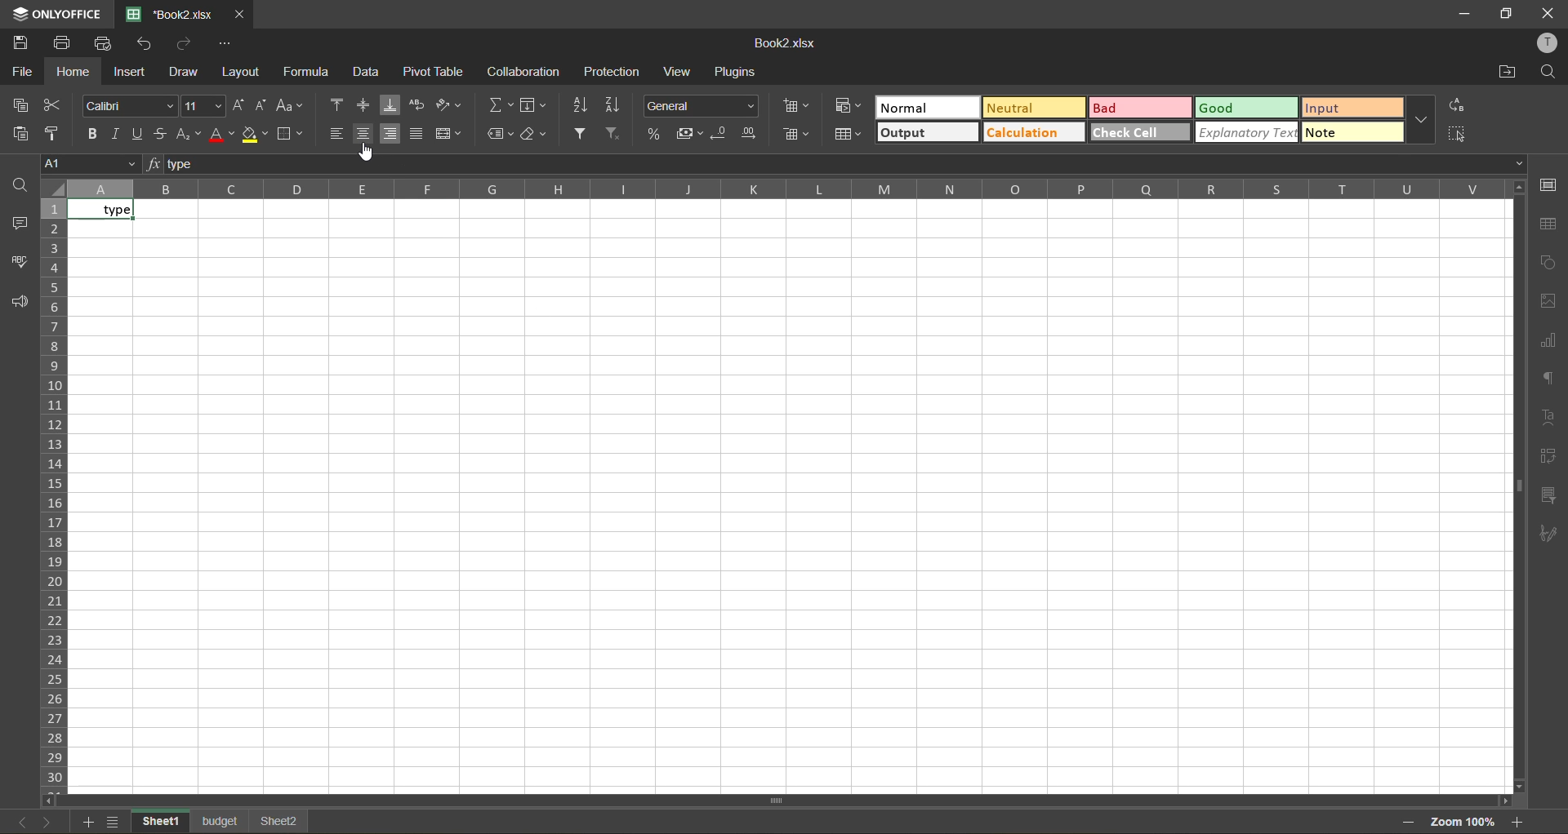  What do you see at coordinates (230, 45) in the screenshot?
I see `customize quick access toolbar` at bounding box center [230, 45].